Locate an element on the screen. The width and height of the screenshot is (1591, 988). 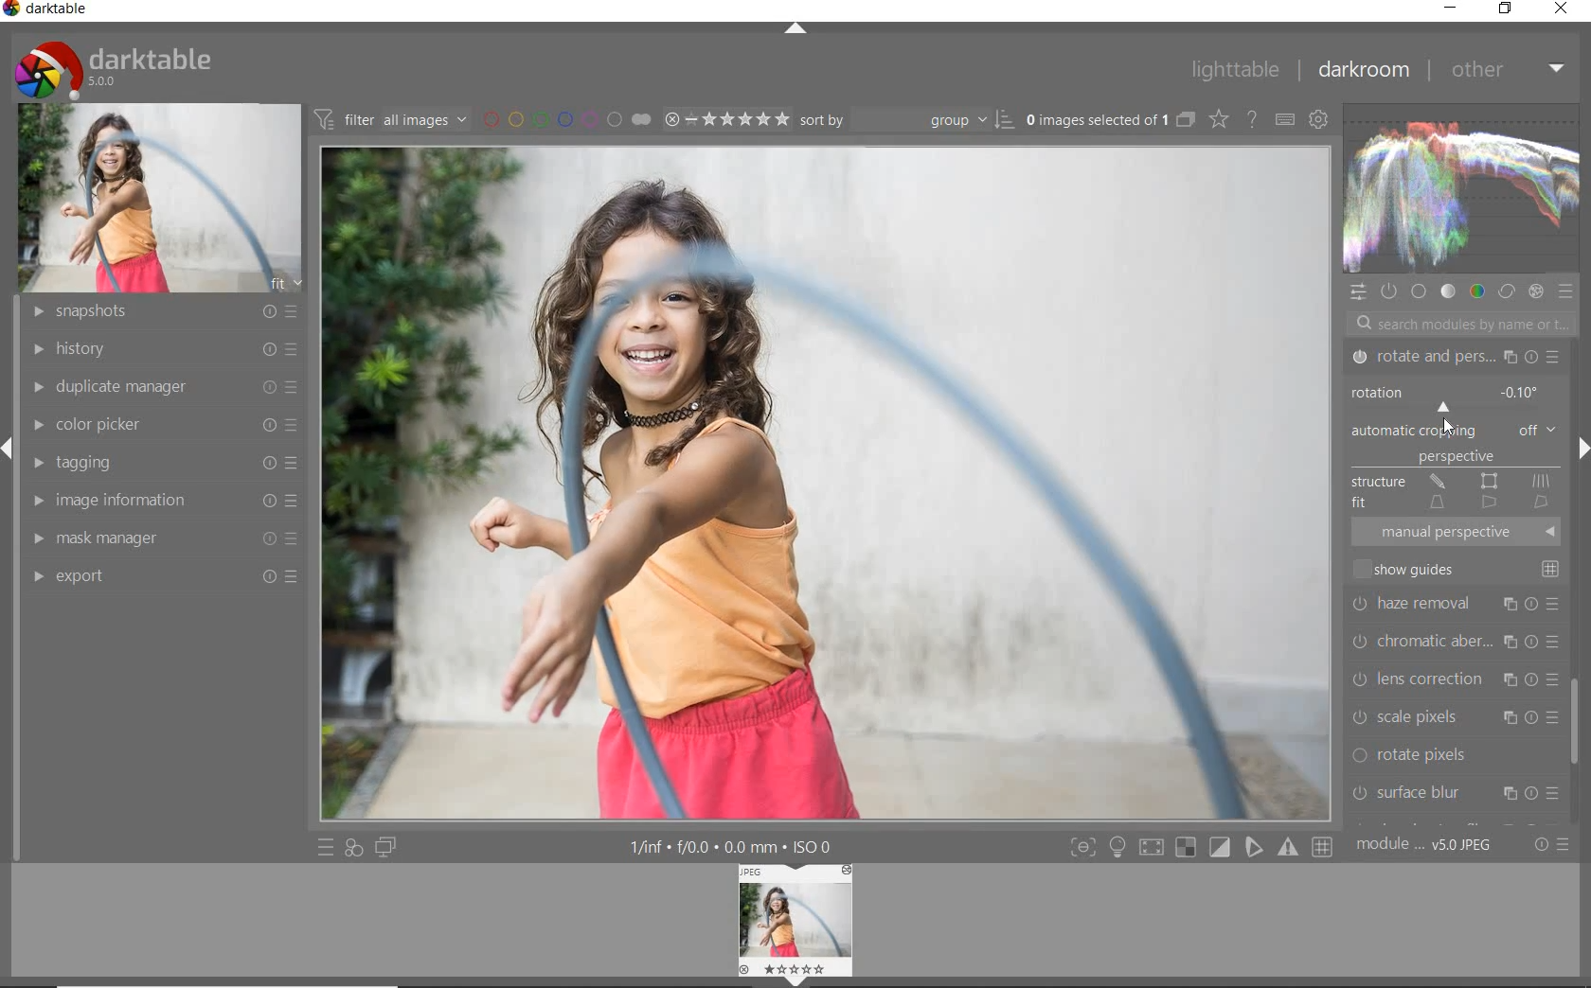
lens correction is located at coordinates (1455, 677).